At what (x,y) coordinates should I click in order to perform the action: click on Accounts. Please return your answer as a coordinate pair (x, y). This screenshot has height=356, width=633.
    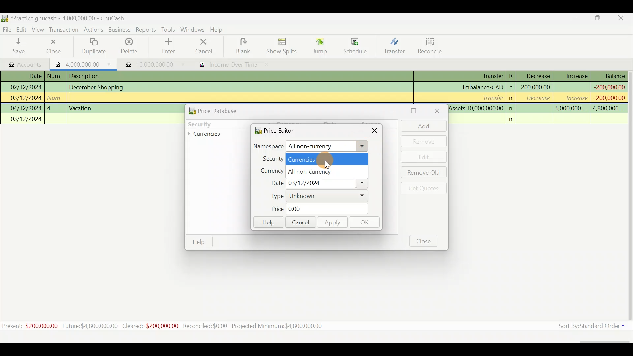
    Looking at the image, I should click on (23, 63).